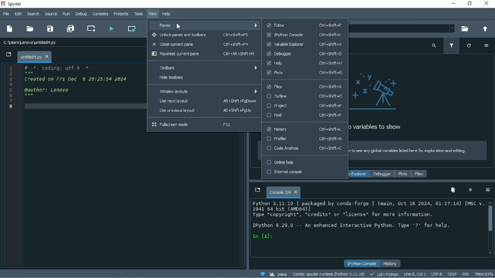  What do you see at coordinates (7, 55) in the screenshot?
I see `Browse tabs` at bounding box center [7, 55].